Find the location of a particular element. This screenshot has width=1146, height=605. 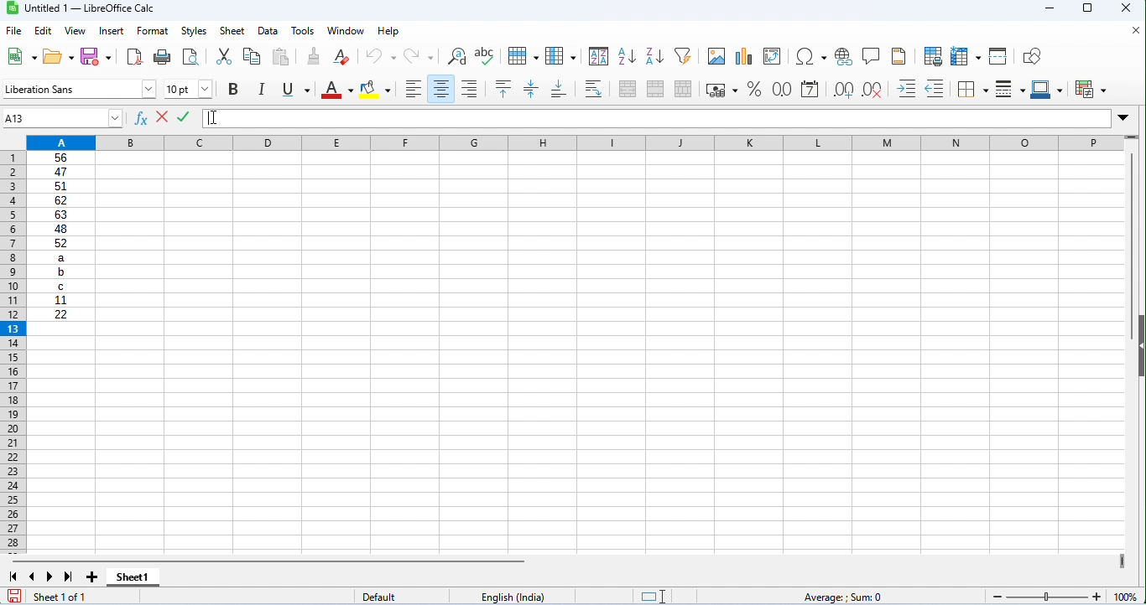

56 is located at coordinates (61, 158).